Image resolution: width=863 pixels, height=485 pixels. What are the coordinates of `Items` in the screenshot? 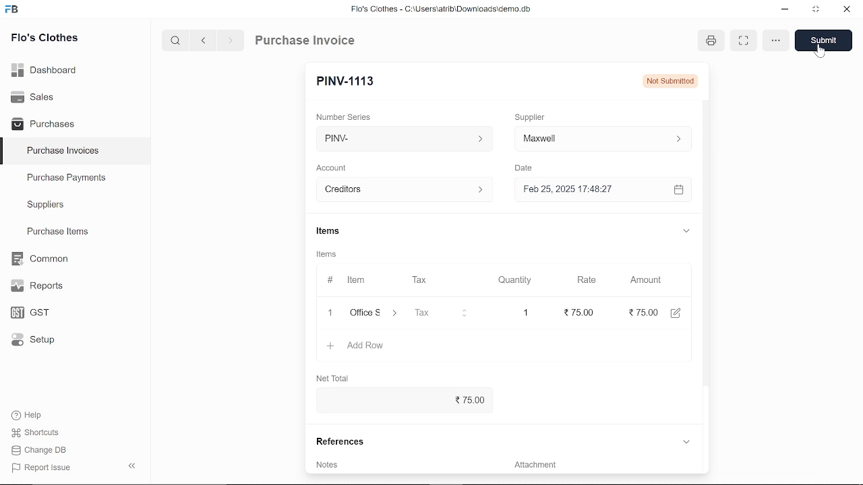 It's located at (338, 231).